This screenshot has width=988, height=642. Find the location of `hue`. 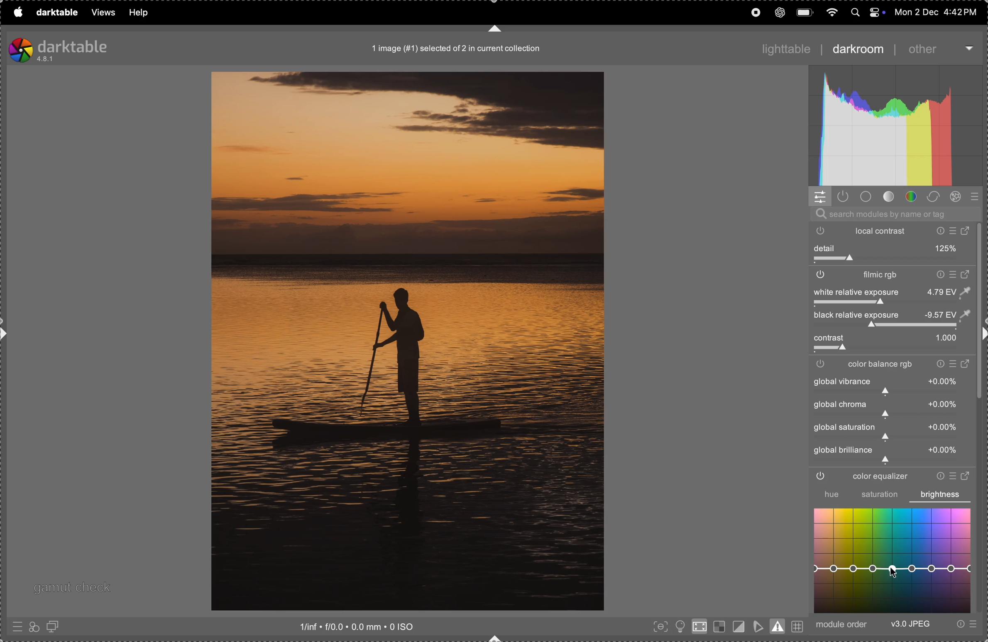

hue is located at coordinates (827, 494).